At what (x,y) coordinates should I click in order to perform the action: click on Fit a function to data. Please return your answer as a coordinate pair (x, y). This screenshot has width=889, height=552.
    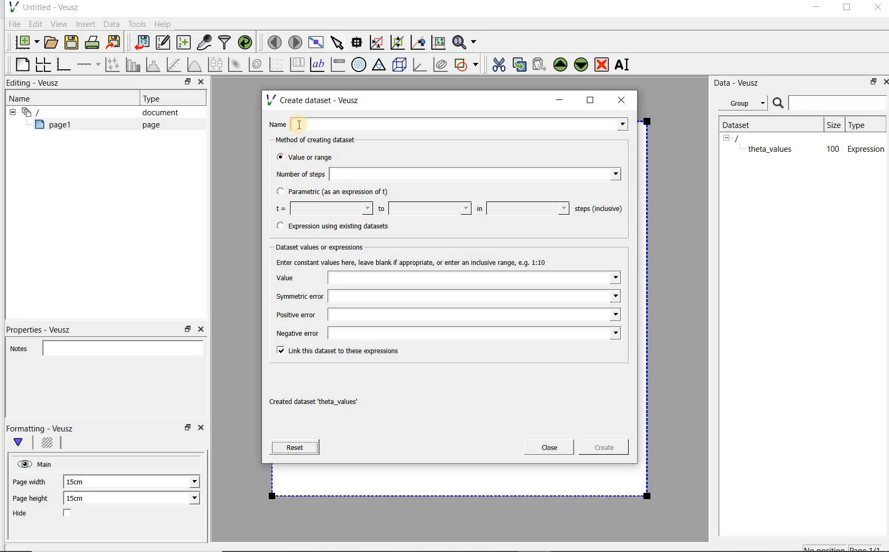
    Looking at the image, I should click on (175, 65).